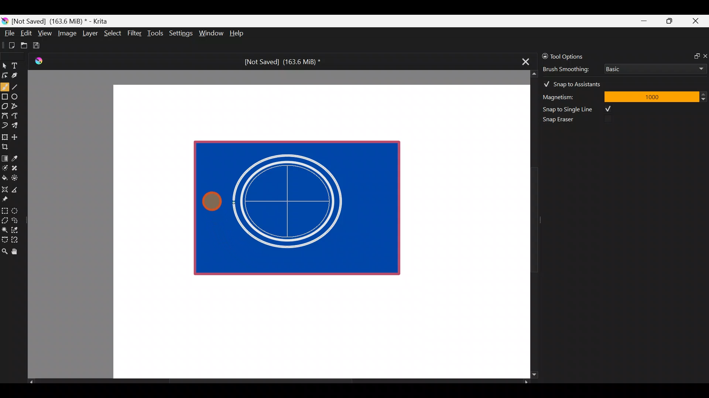 The width and height of the screenshot is (709, 398). I want to click on Decrease, so click(705, 99).